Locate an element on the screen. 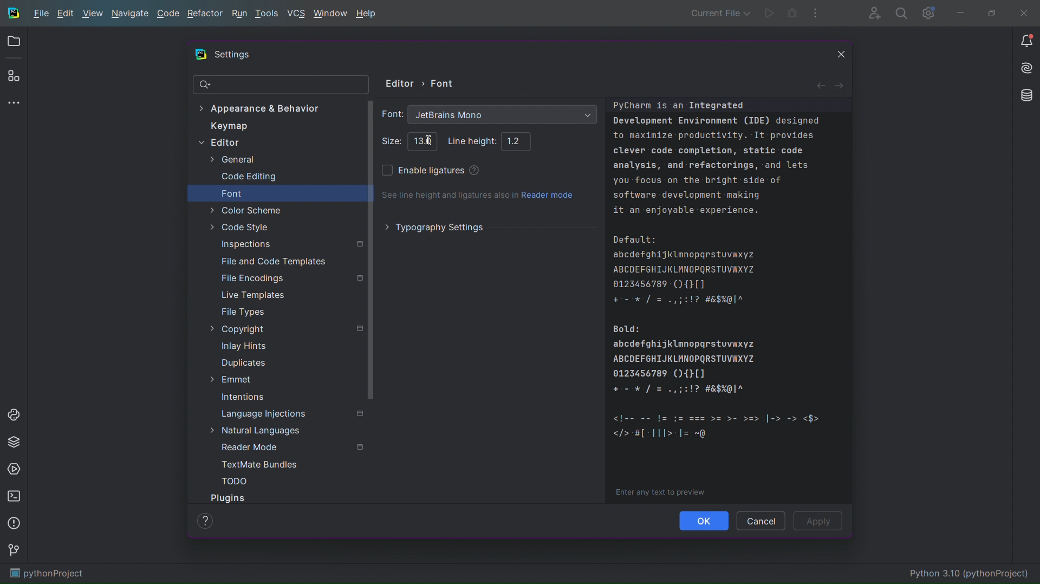 Image resolution: width=1040 pixels, height=584 pixels. Inspections is located at coordinates (291, 243).